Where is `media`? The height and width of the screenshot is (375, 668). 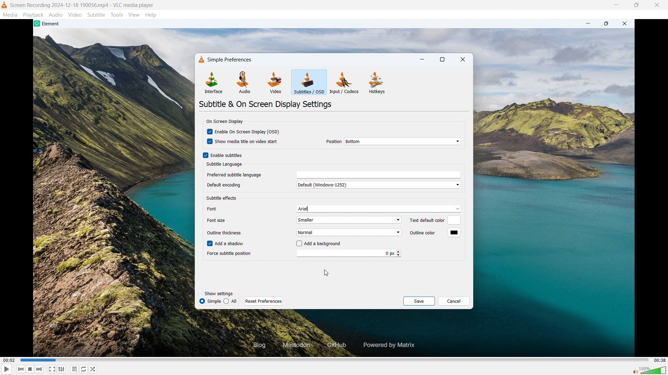
media is located at coordinates (10, 15).